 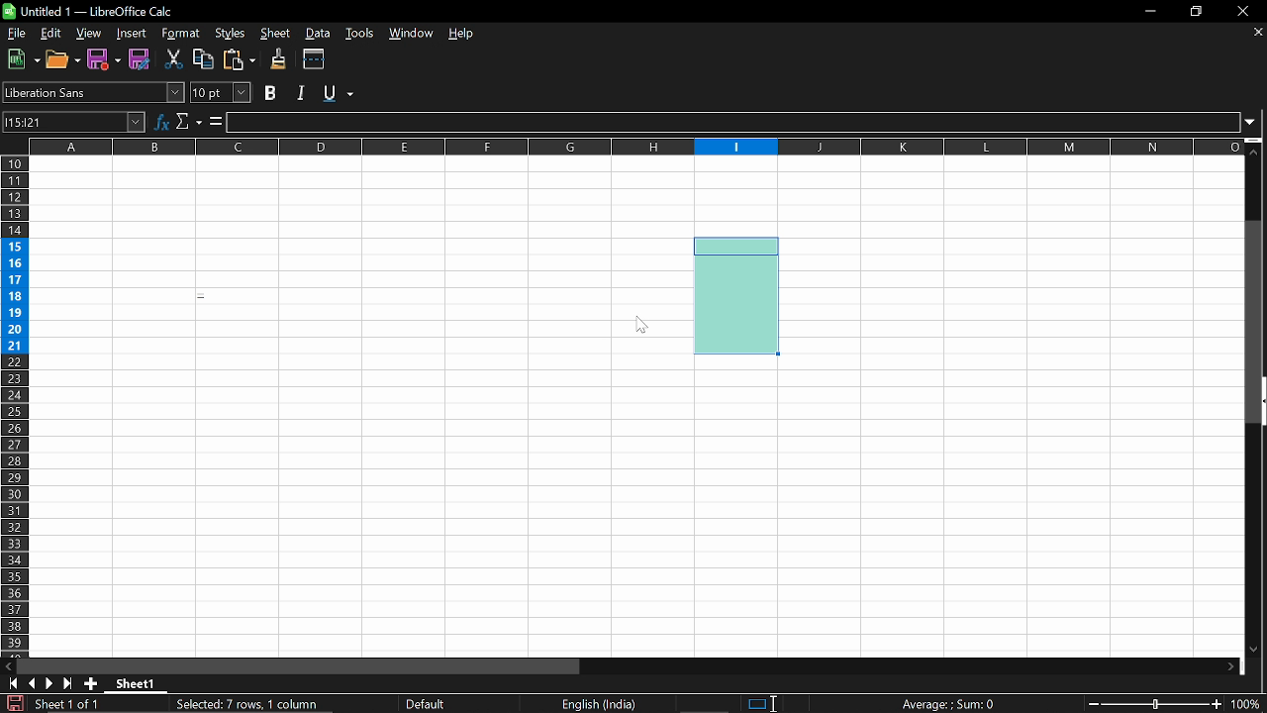 I want to click on Columns, so click(x=635, y=147).